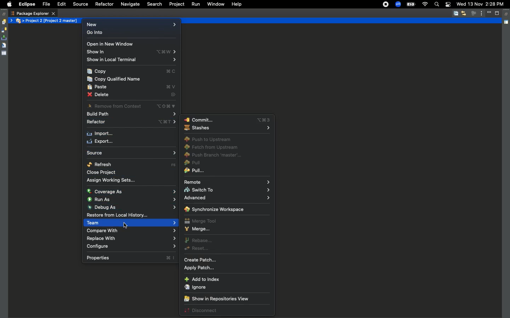 Image resolution: width=510 pixels, height=318 pixels. Describe the element at coordinates (237, 4) in the screenshot. I see `Help` at that location.